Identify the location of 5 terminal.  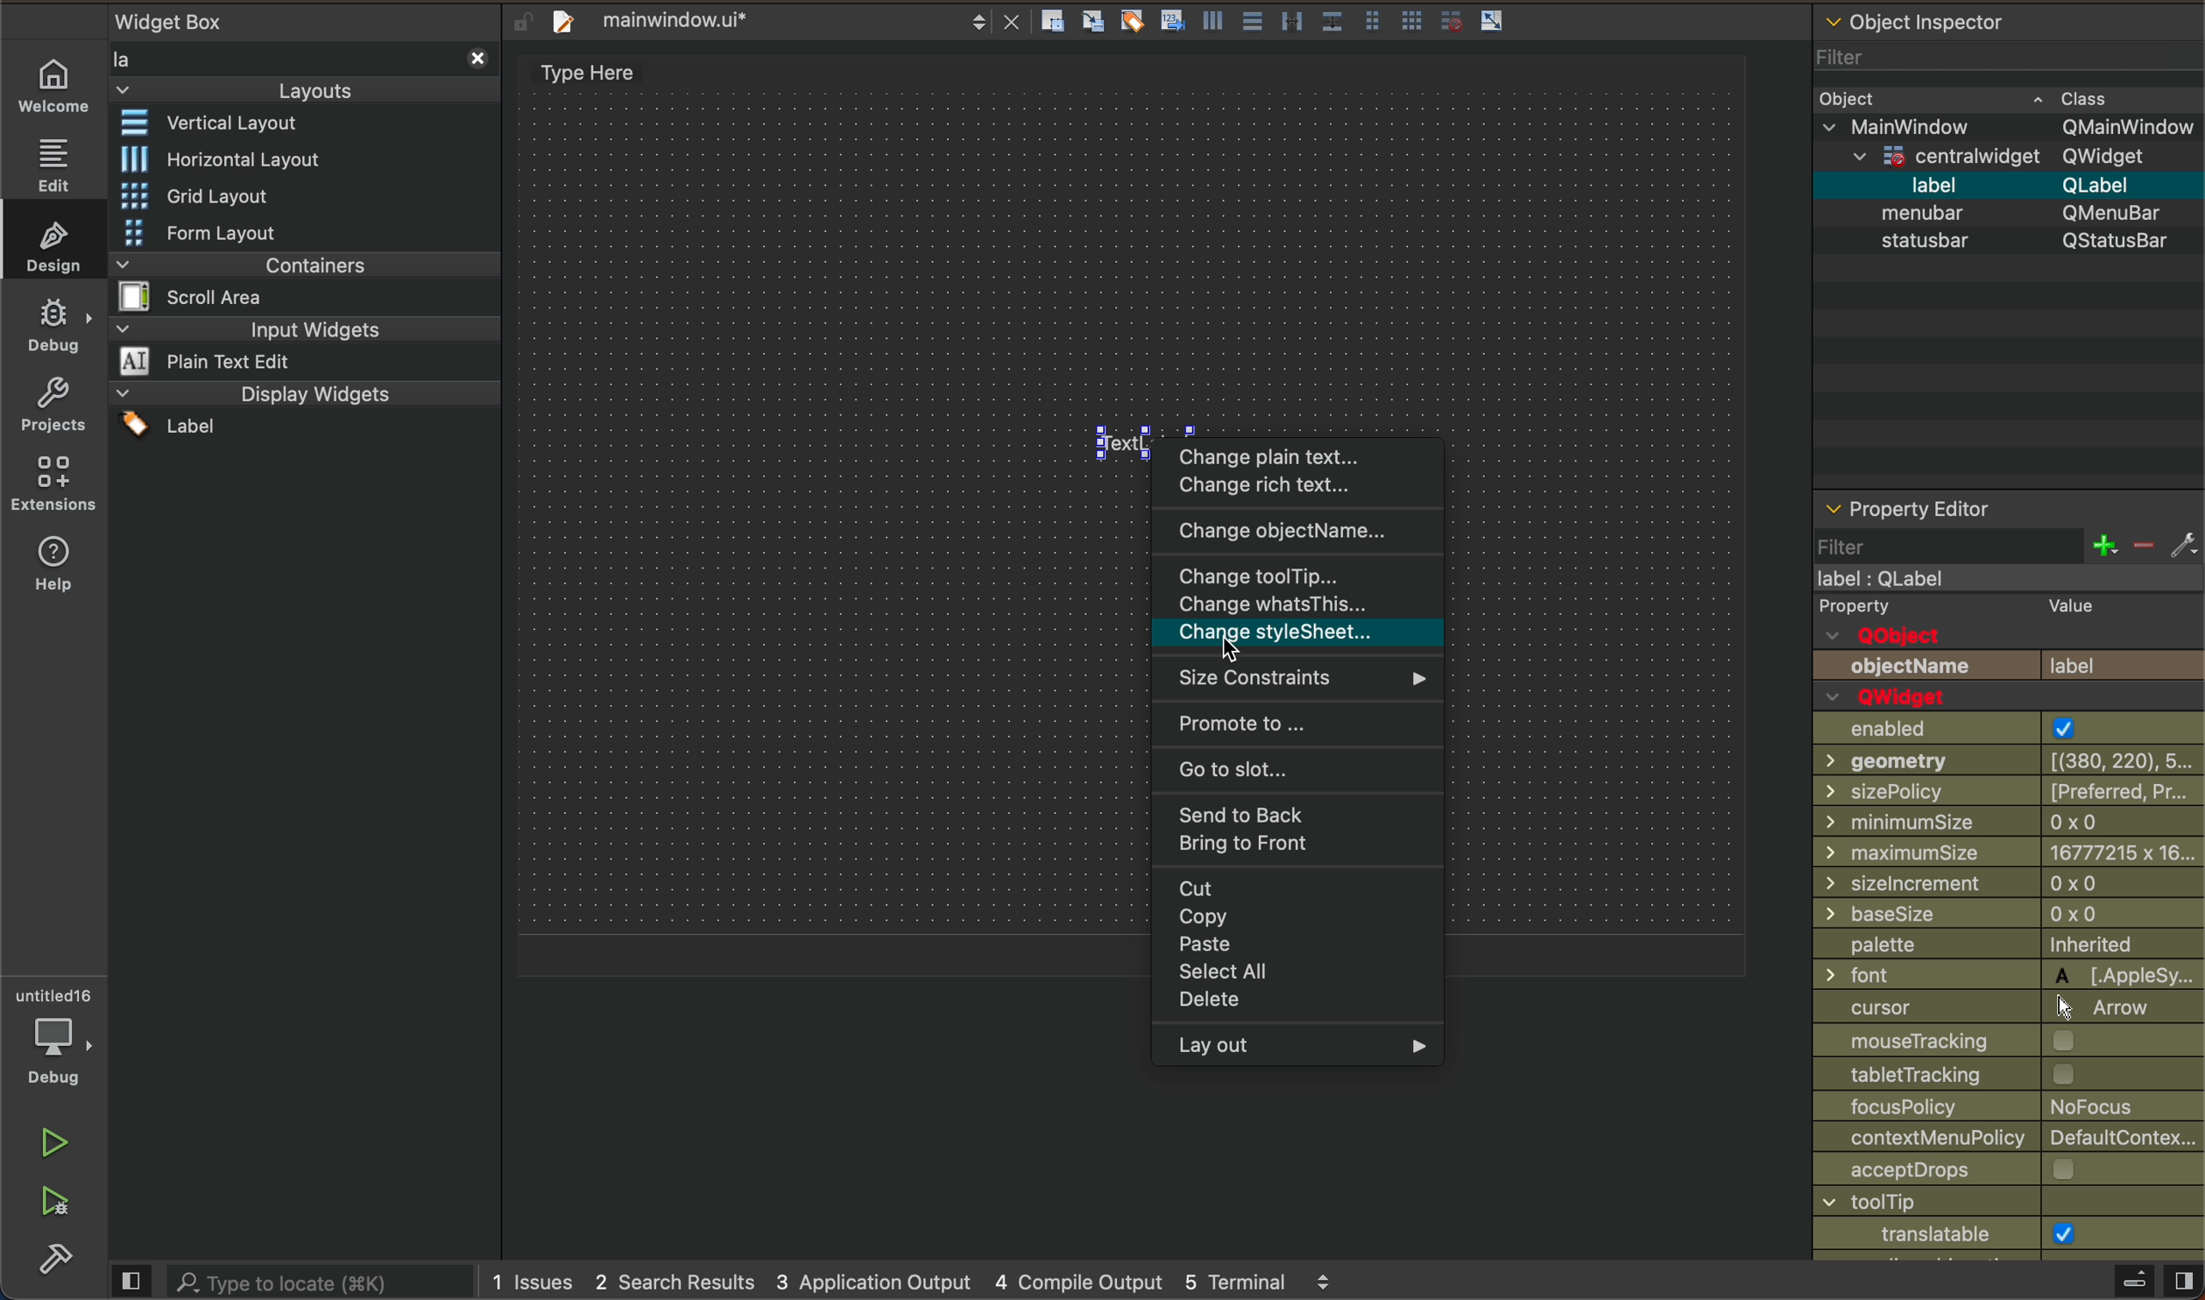
(1266, 1282).